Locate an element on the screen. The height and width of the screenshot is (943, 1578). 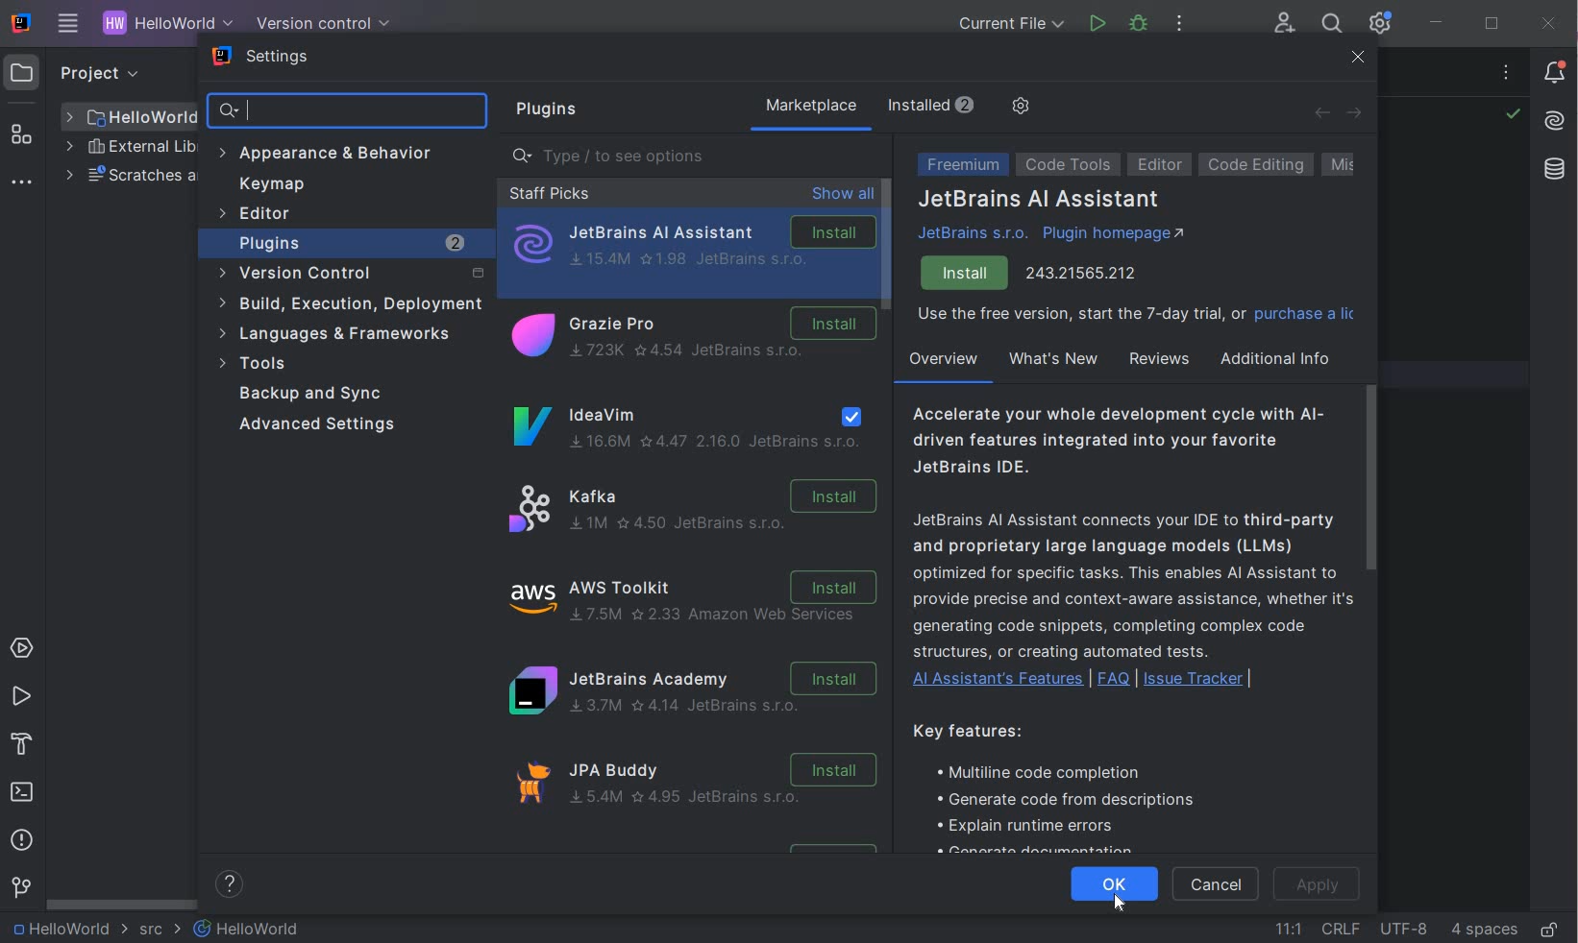
code editing is located at coordinates (1256, 164).